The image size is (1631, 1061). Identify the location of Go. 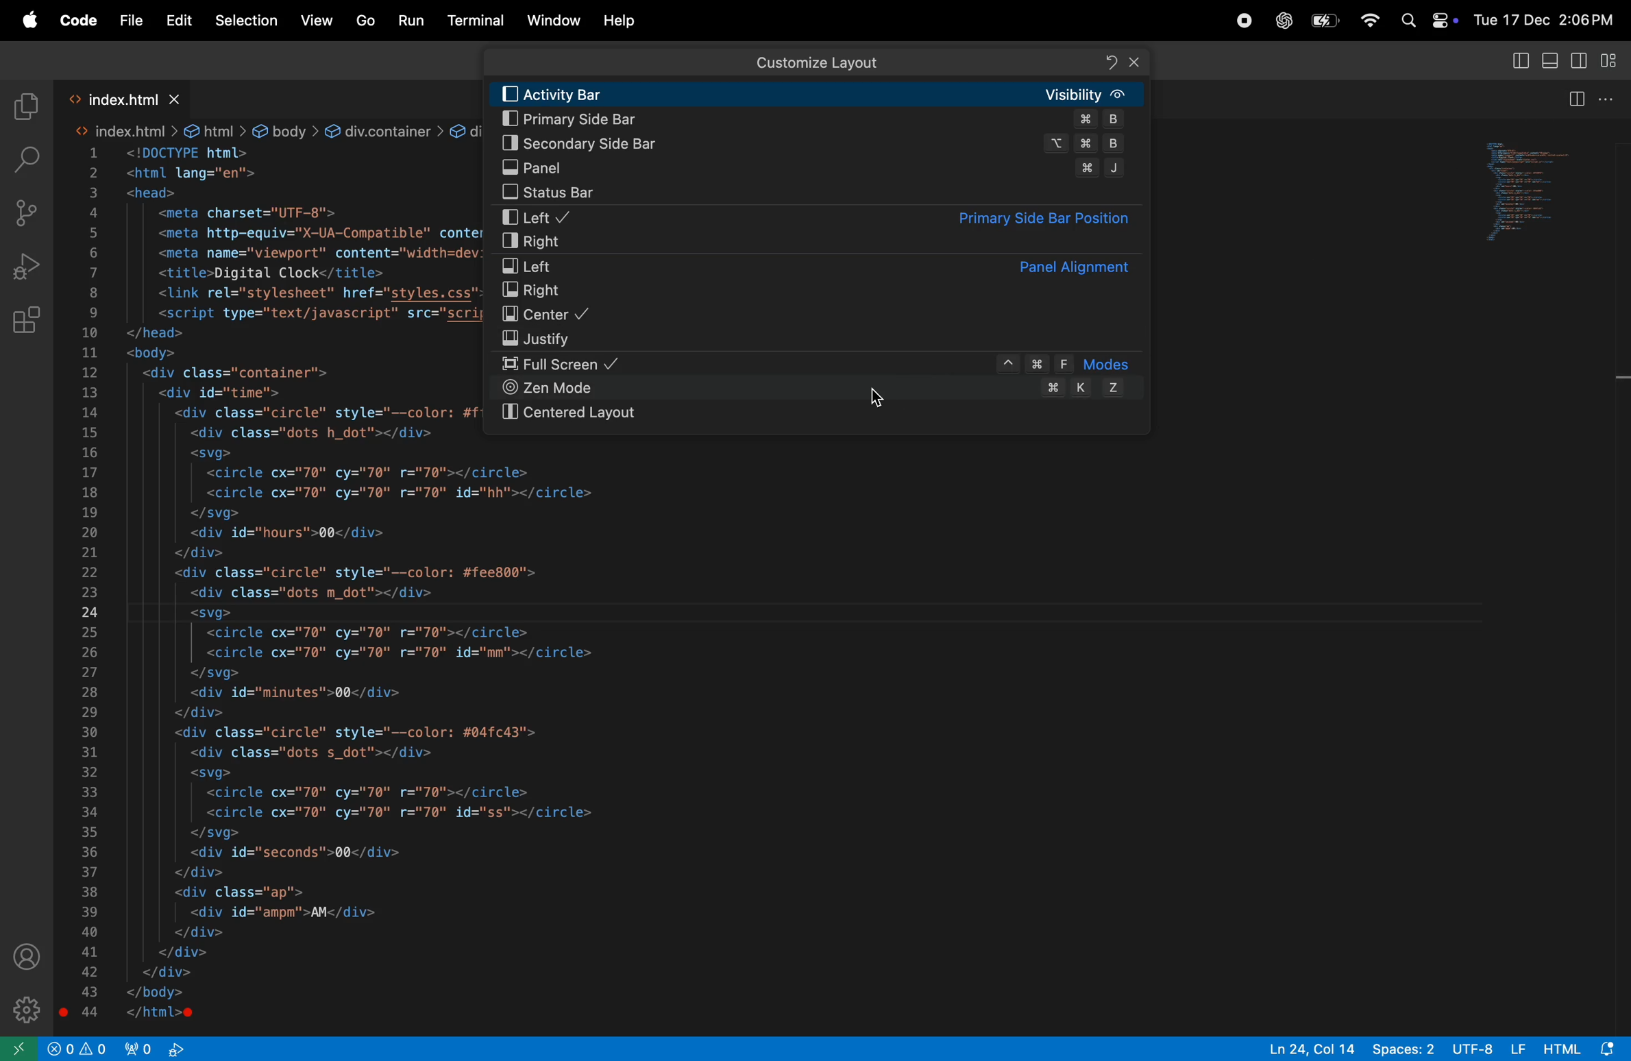
(367, 22).